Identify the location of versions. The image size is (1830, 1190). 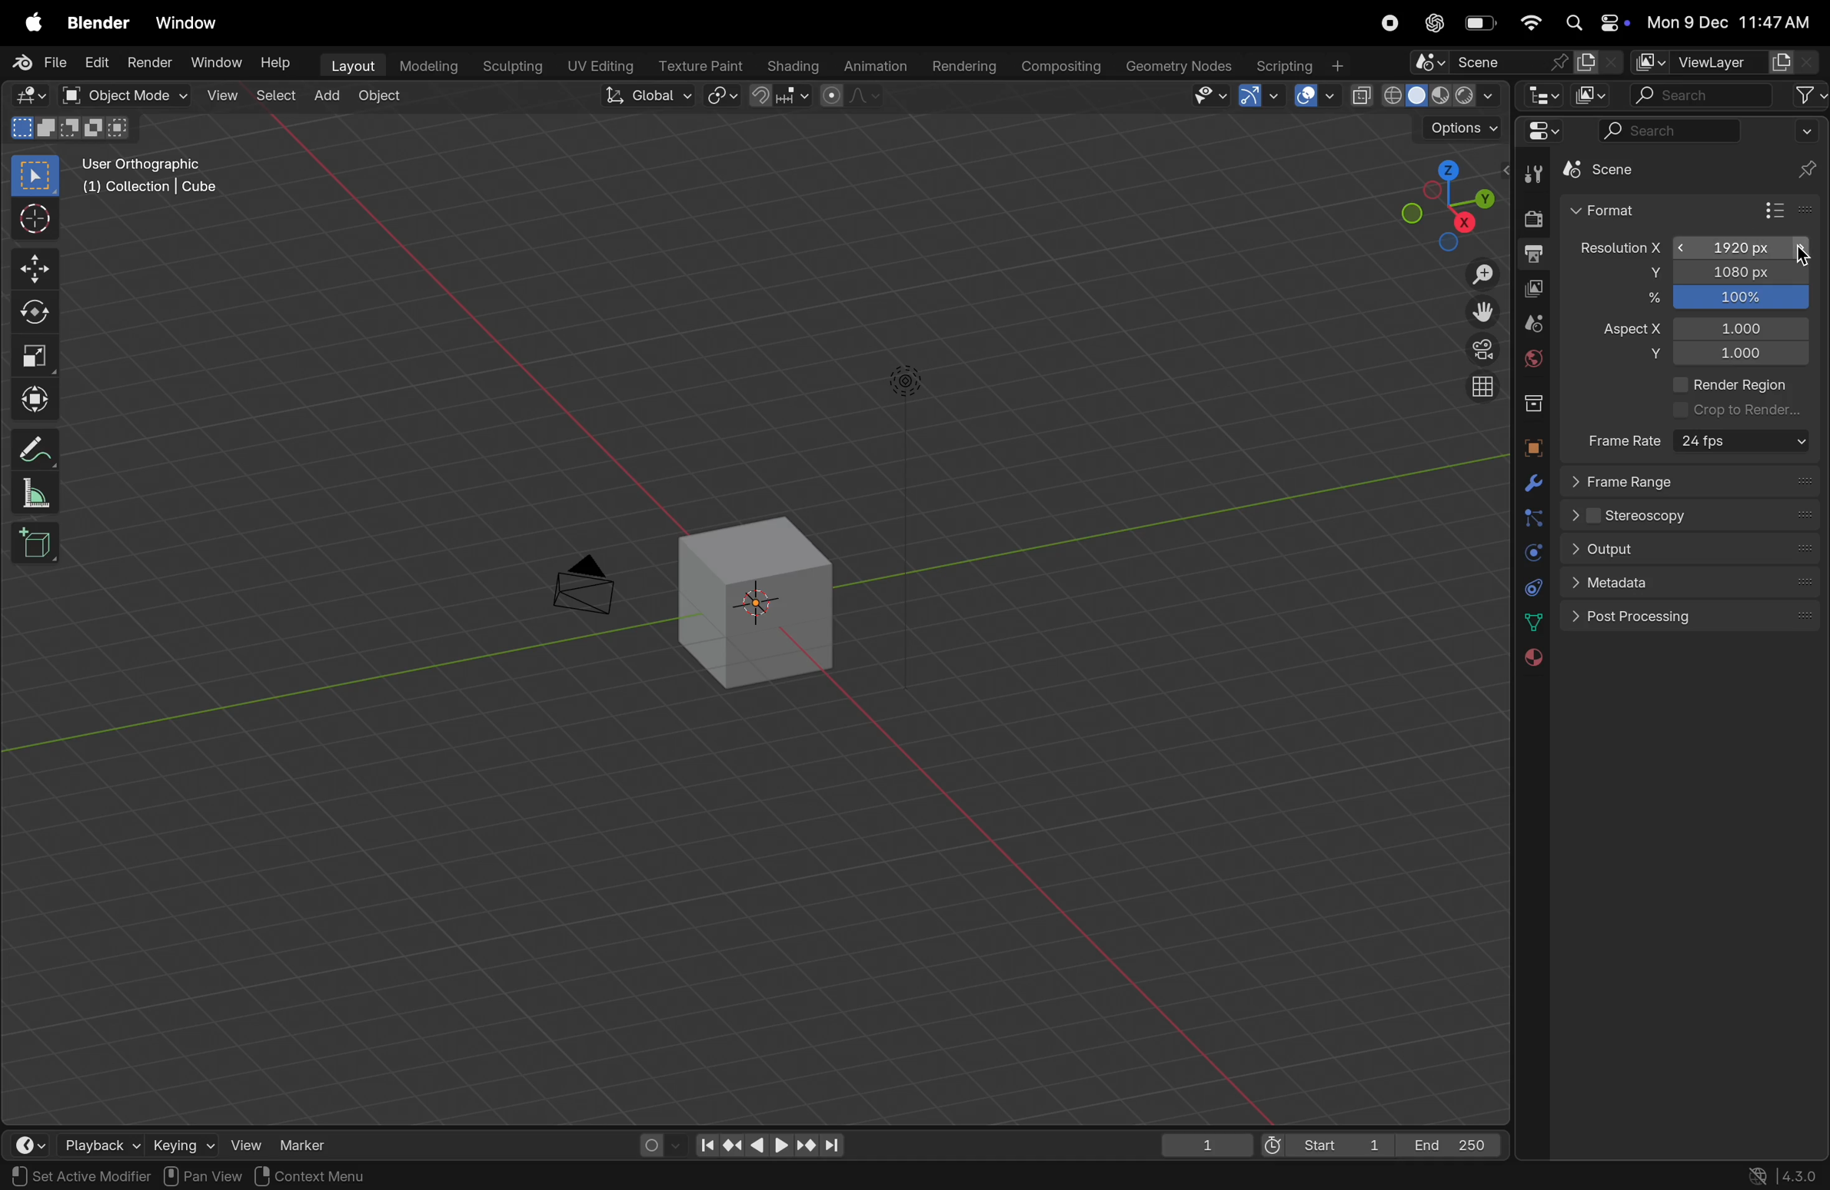
(1783, 1175).